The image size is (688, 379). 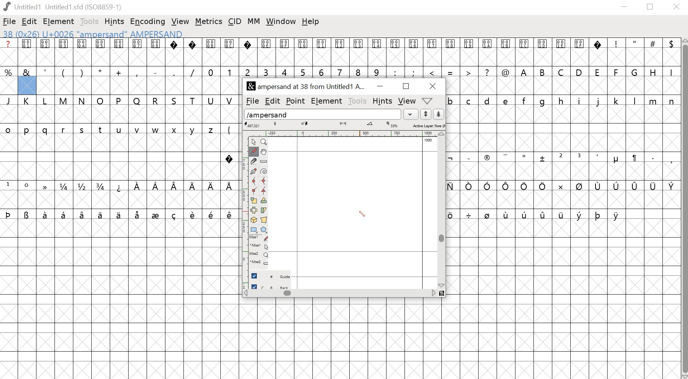 What do you see at coordinates (653, 53) in the screenshot?
I see `#` at bounding box center [653, 53].